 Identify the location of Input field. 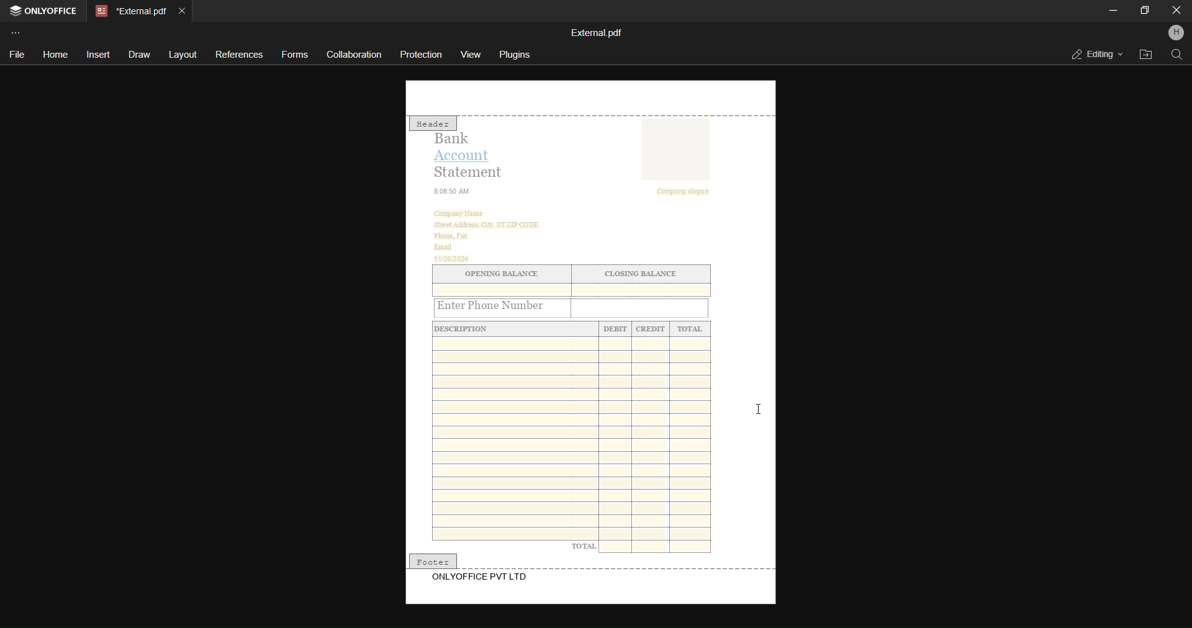
(641, 307).